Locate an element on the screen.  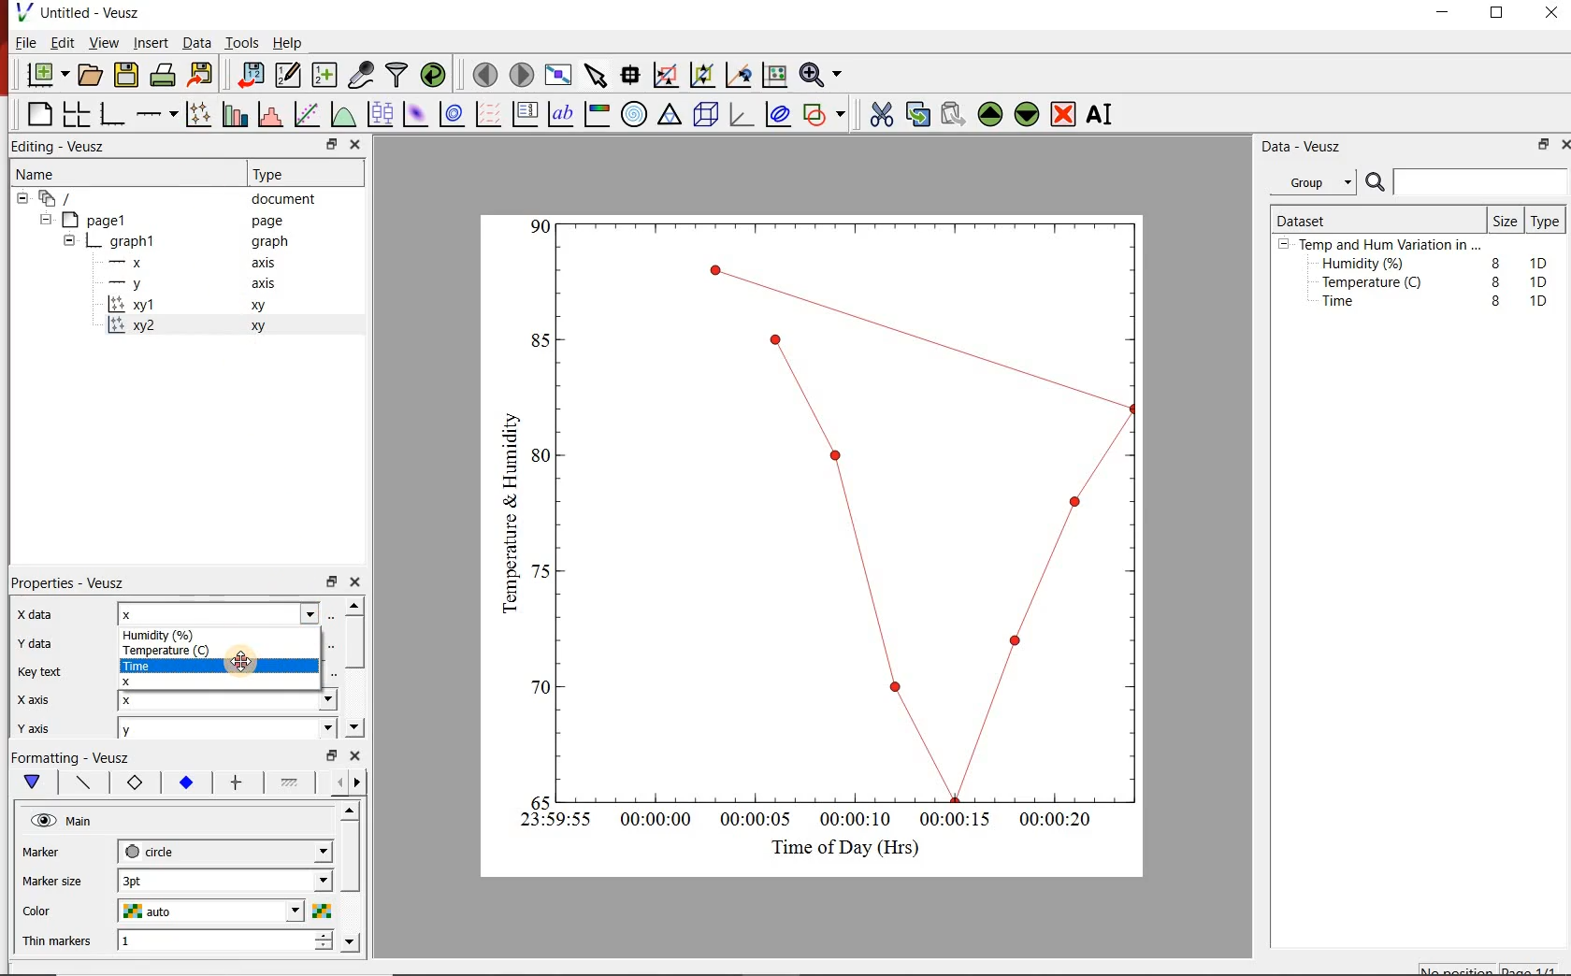
new document is located at coordinates (46, 75).